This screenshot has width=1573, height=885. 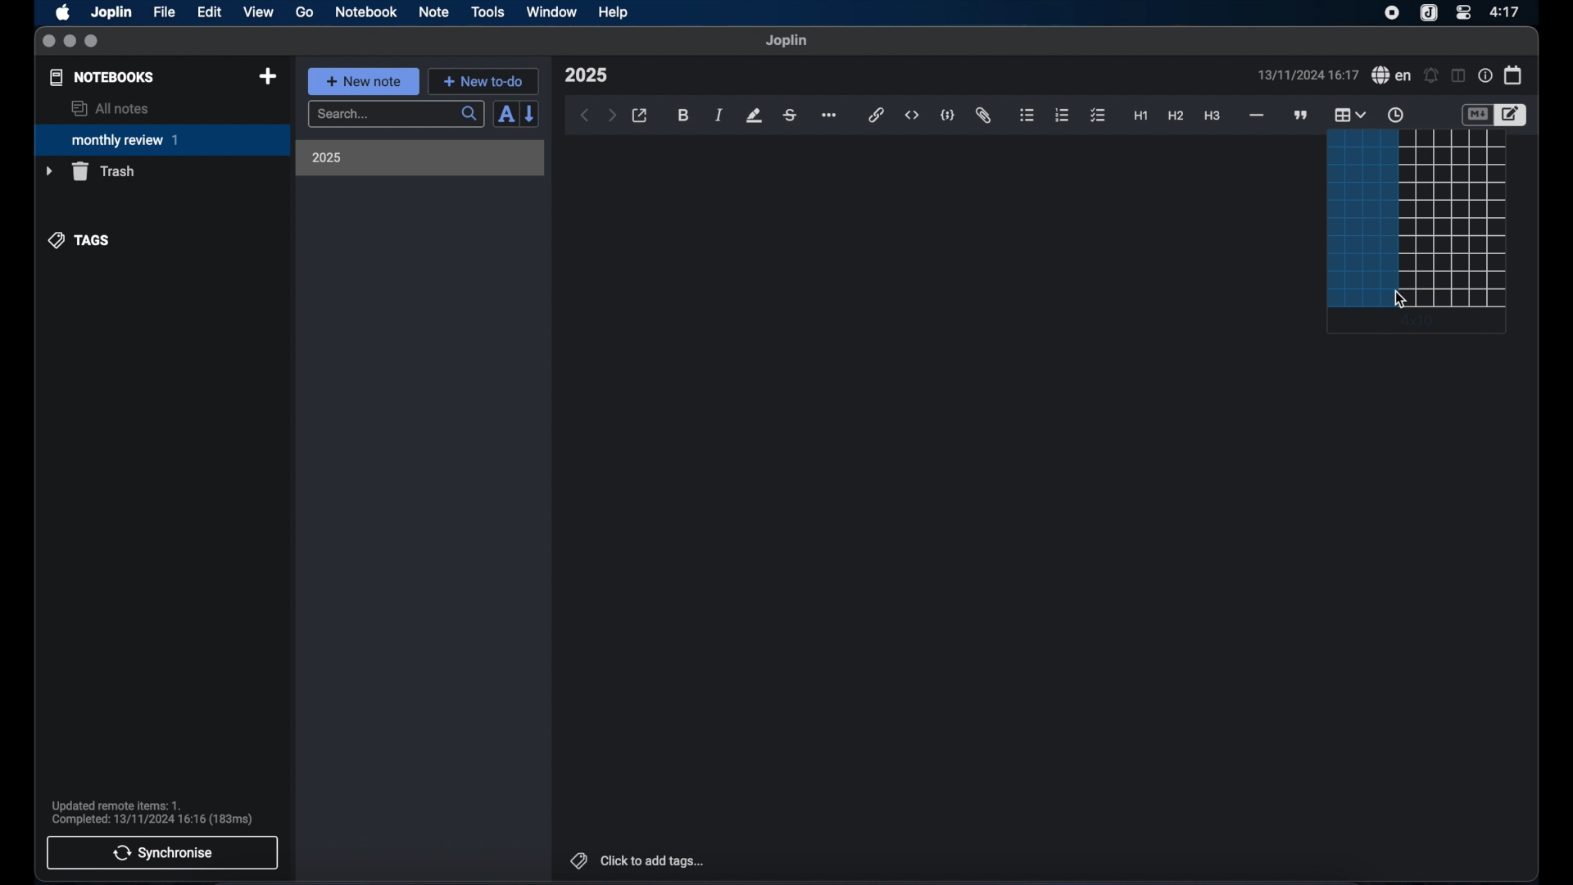 What do you see at coordinates (685, 116) in the screenshot?
I see `bold` at bounding box center [685, 116].